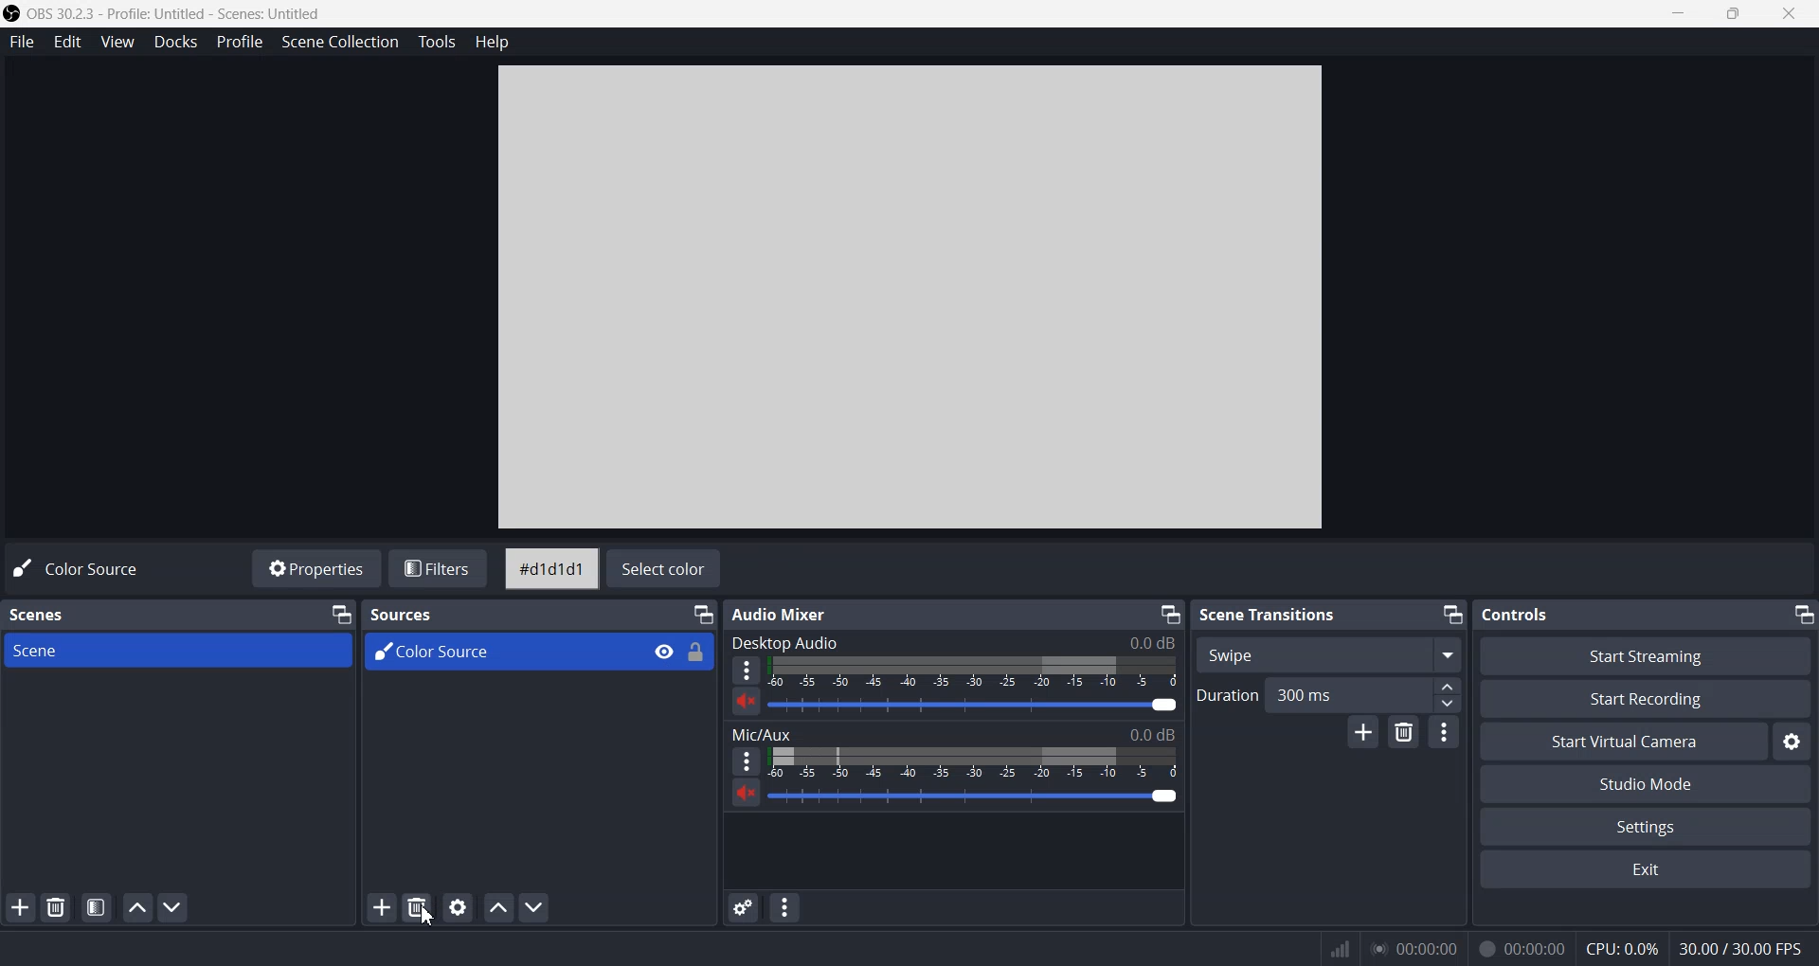 The height and width of the screenshot is (966, 1819). Describe the element at coordinates (1790, 13) in the screenshot. I see `Close` at that location.